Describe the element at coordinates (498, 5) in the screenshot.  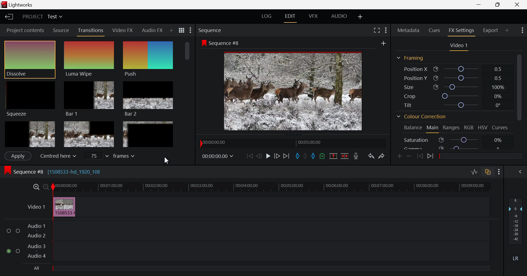
I see `Minimize` at that location.